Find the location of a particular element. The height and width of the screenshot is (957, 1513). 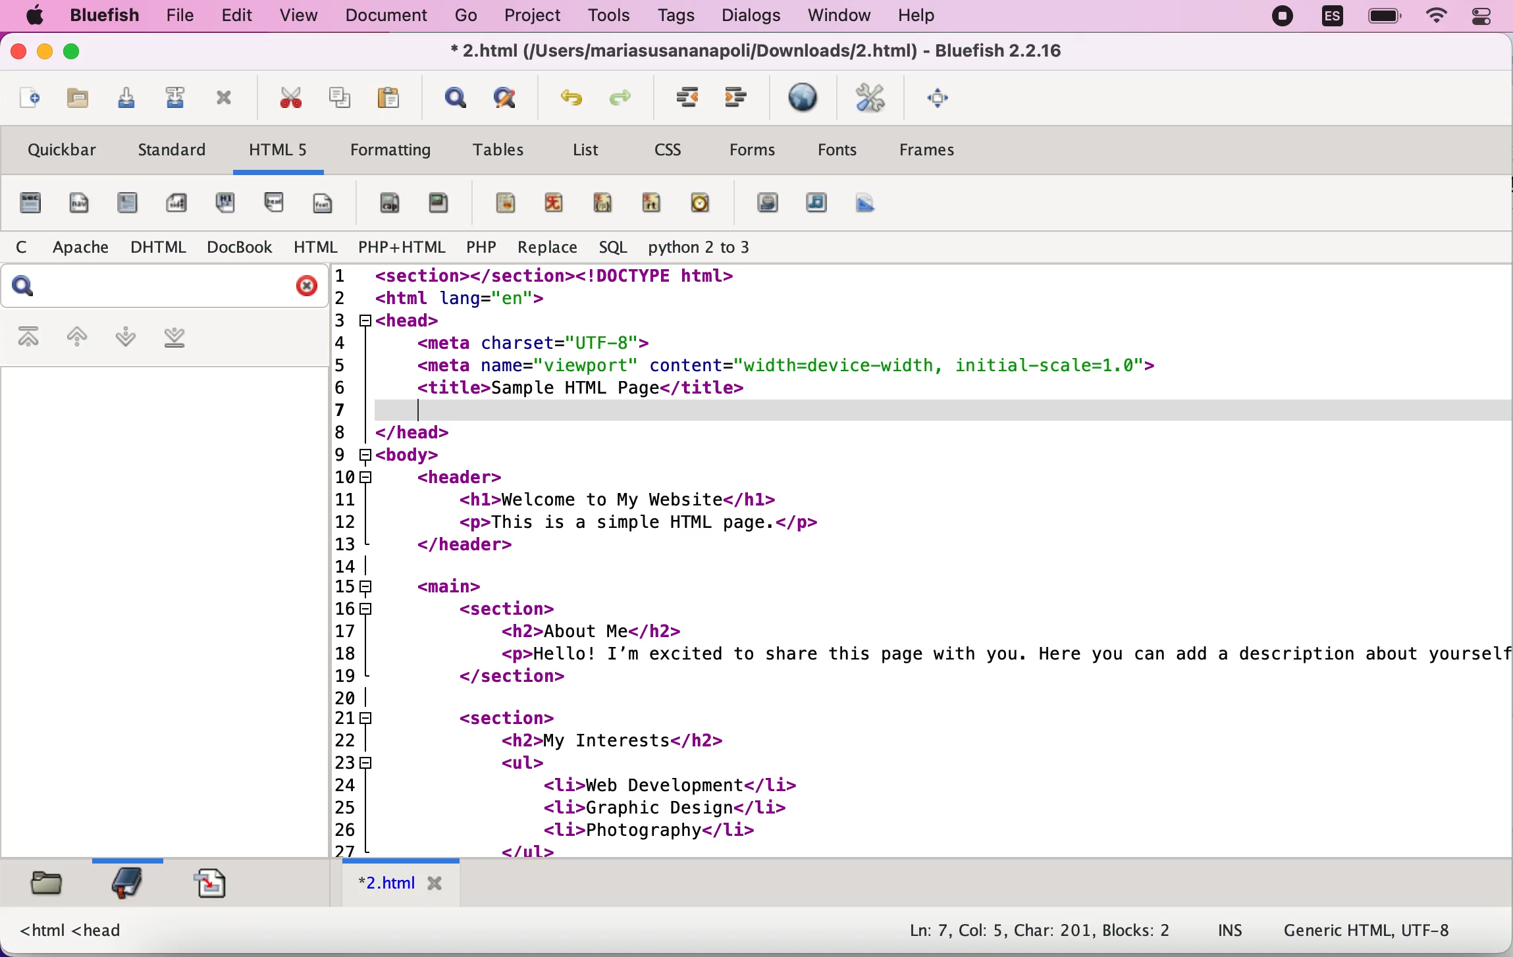

document is located at coordinates (384, 18).